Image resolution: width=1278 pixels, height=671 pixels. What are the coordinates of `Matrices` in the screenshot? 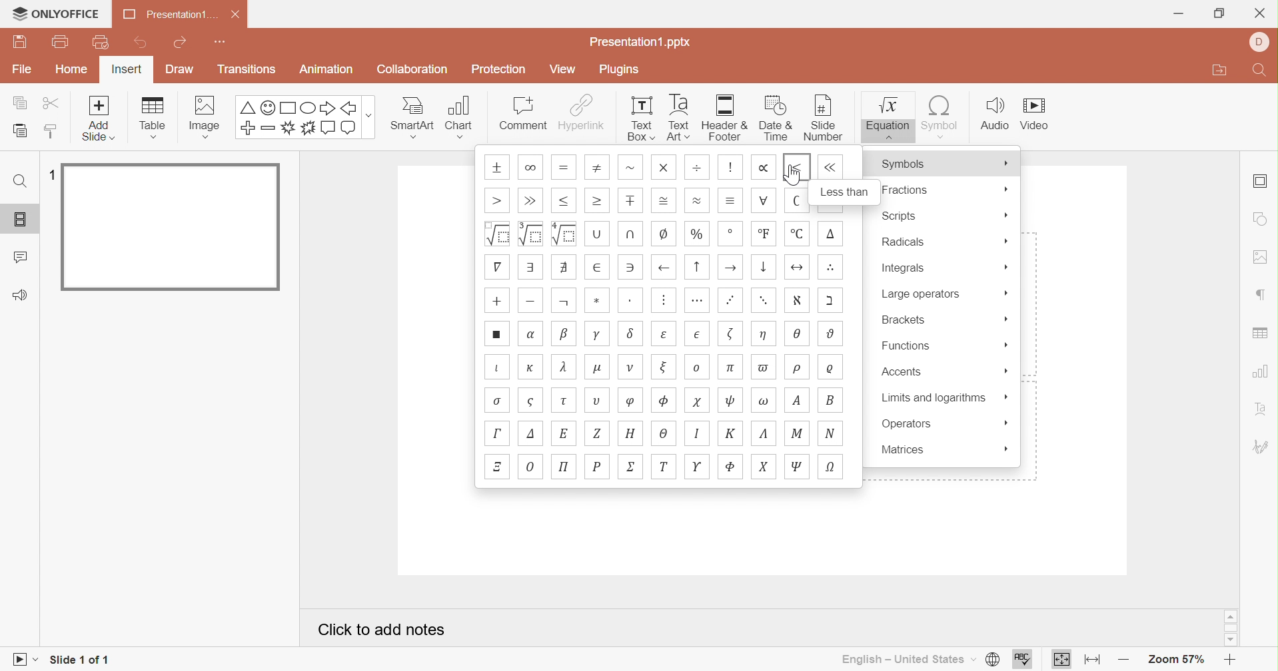 It's located at (946, 449).